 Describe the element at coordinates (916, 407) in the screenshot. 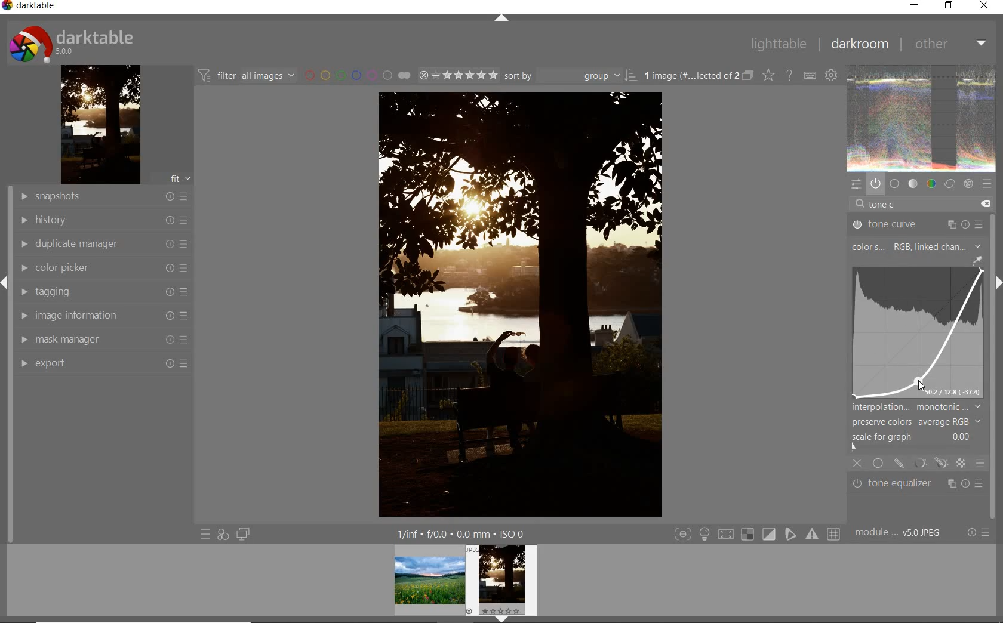

I see `interpolation` at that location.